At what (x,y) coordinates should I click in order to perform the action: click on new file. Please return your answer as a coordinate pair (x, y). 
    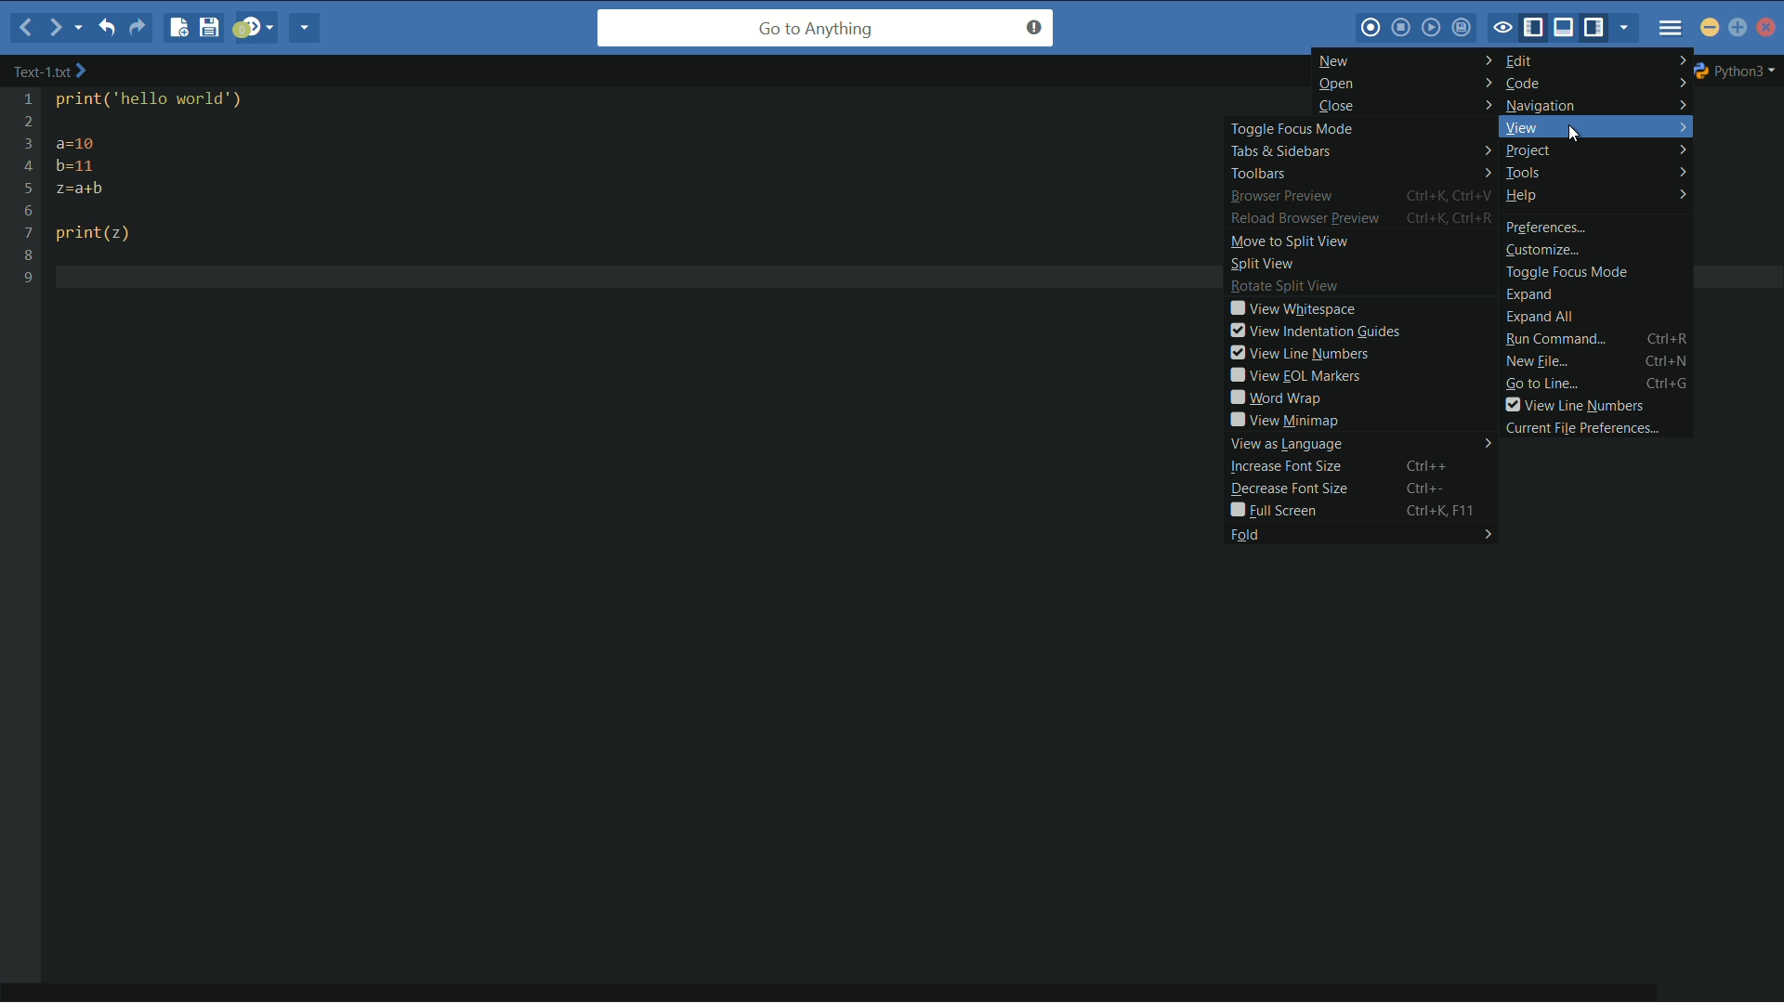
    Looking at the image, I should click on (175, 28).